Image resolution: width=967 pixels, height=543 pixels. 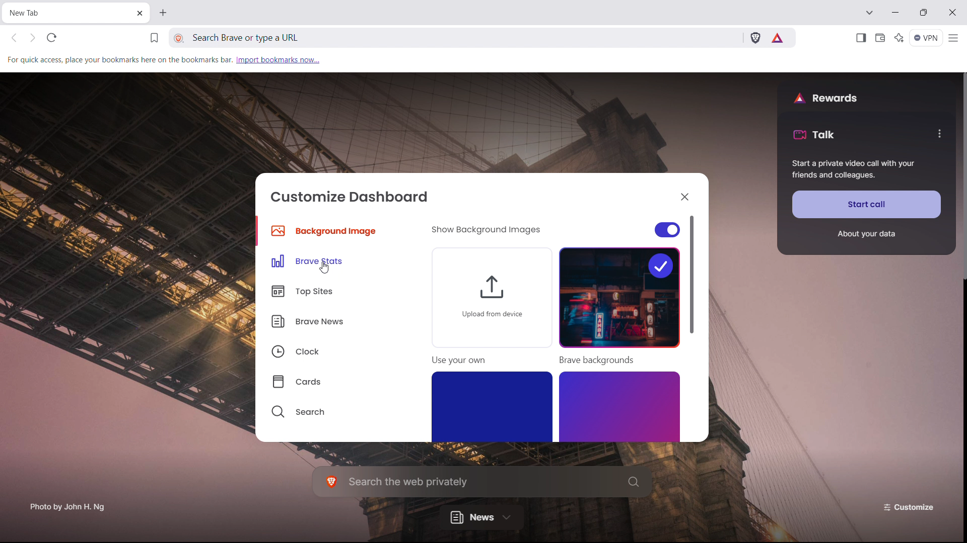 What do you see at coordinates (68, 503) in the screenshot?
I see `Photo by John H. Ng` at bounding box center [68, 503].